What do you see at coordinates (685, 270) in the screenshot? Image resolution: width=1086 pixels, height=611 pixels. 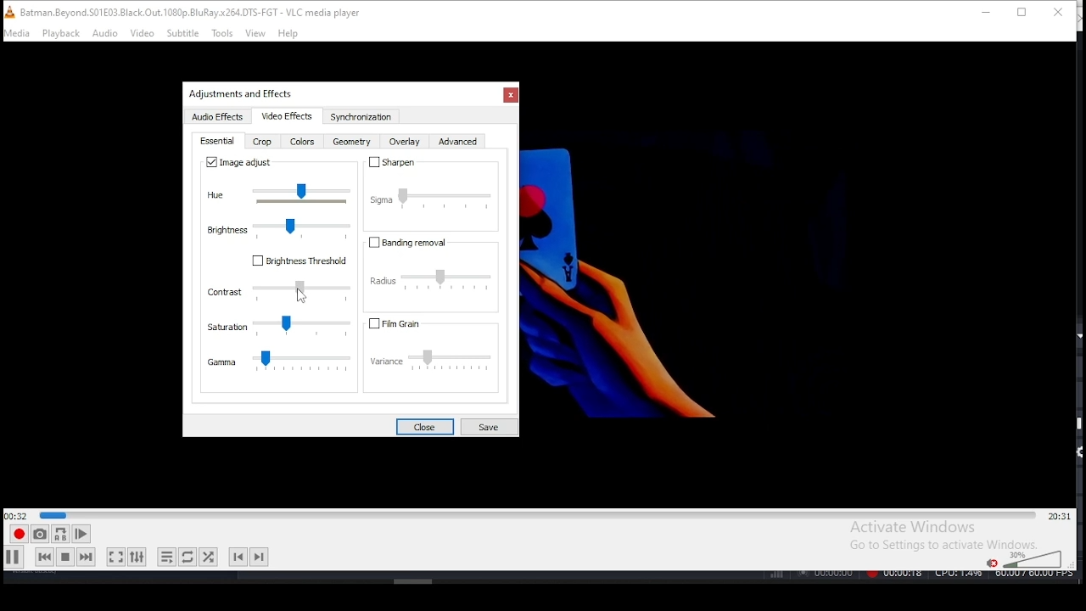 I see `` at bounding box center [685, 270].